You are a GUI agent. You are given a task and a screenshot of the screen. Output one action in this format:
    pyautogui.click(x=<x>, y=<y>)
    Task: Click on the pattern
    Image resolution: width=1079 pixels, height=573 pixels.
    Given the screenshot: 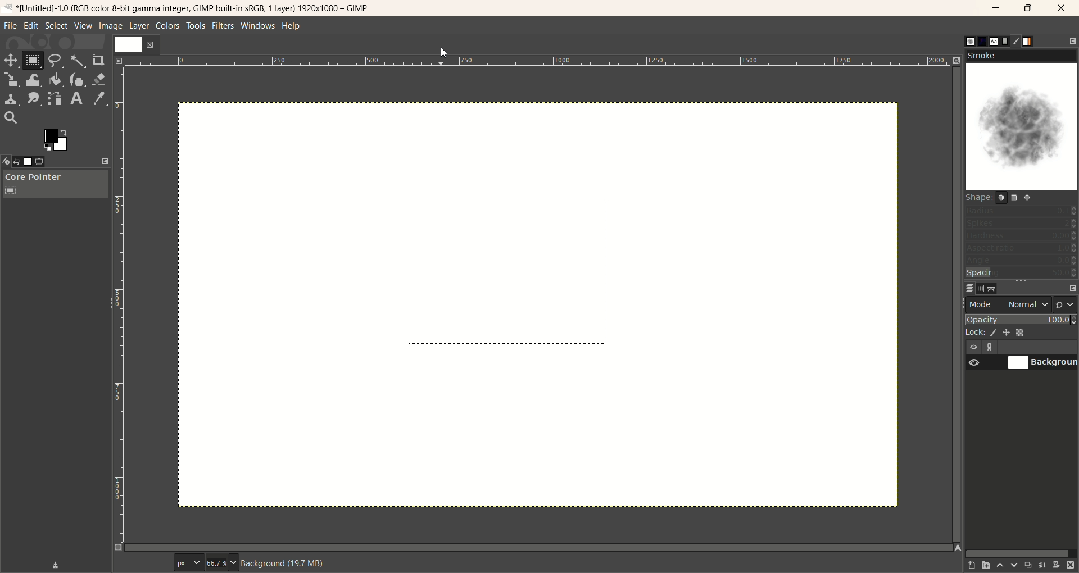 What is the action you would take?
    pyautogui.click(x=980, y=41)
    